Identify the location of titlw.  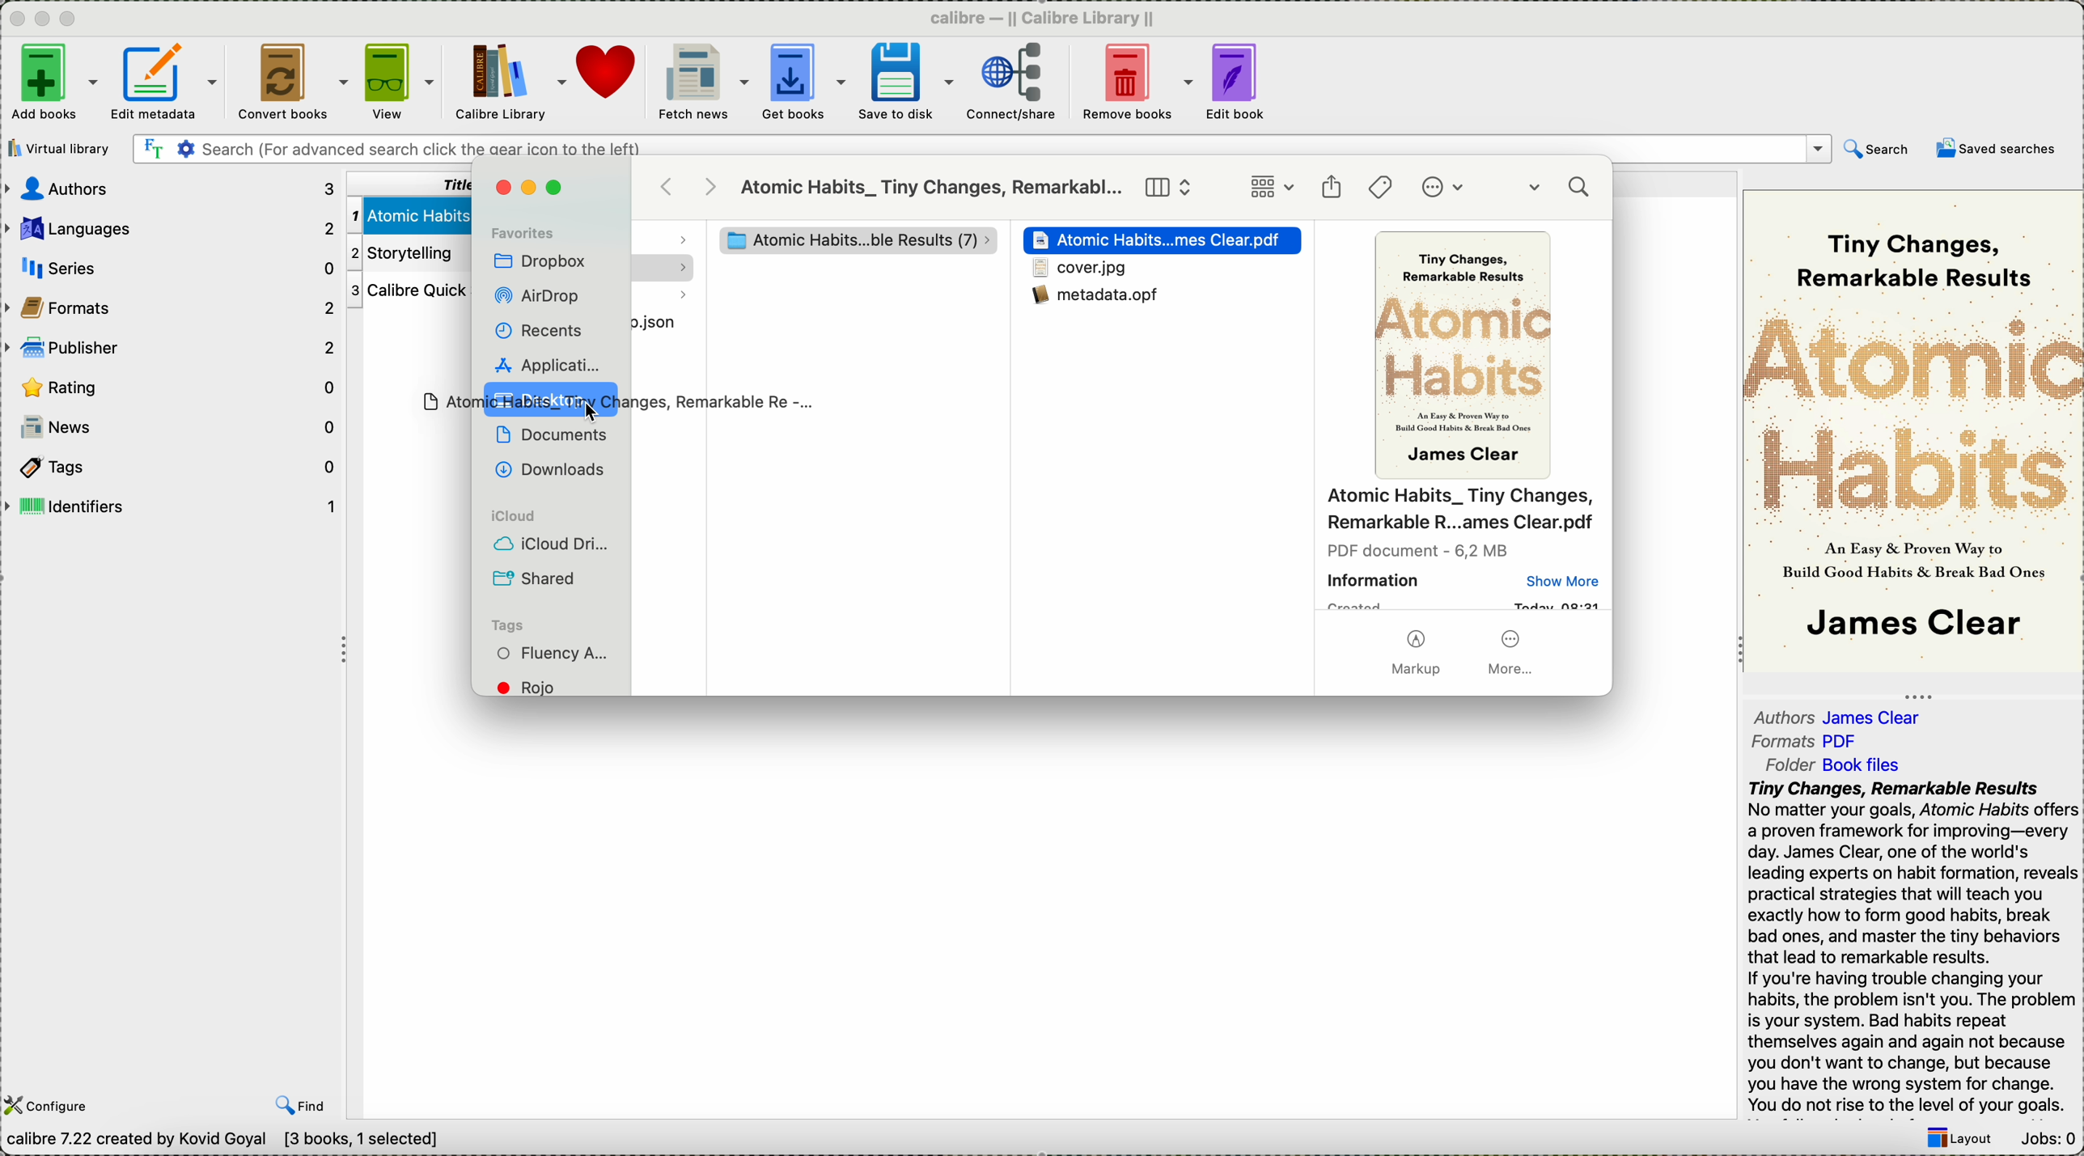
(406, 182).